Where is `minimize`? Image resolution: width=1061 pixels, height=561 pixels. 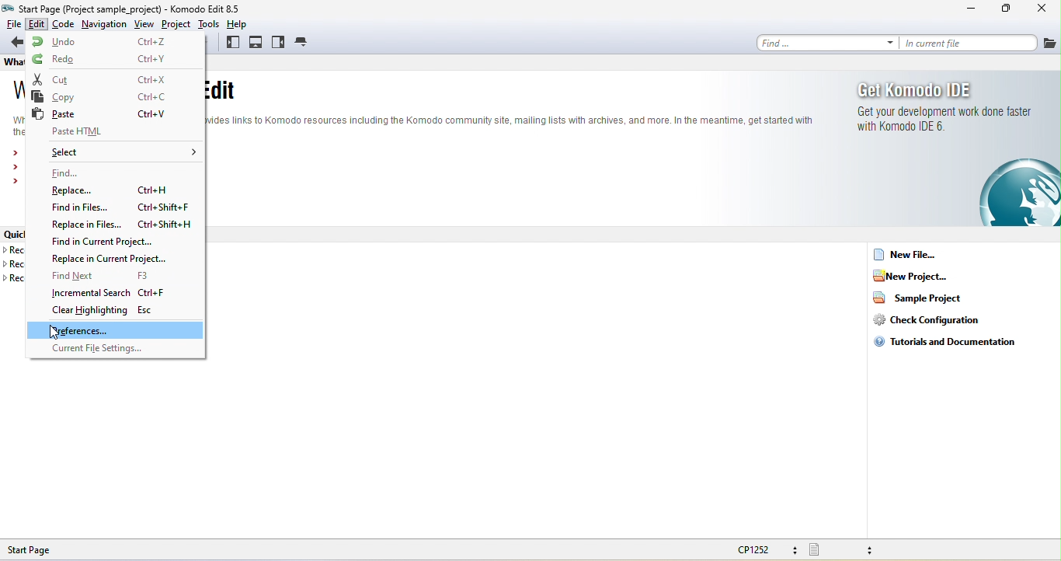 minimize is located at coordinates (971, 9).